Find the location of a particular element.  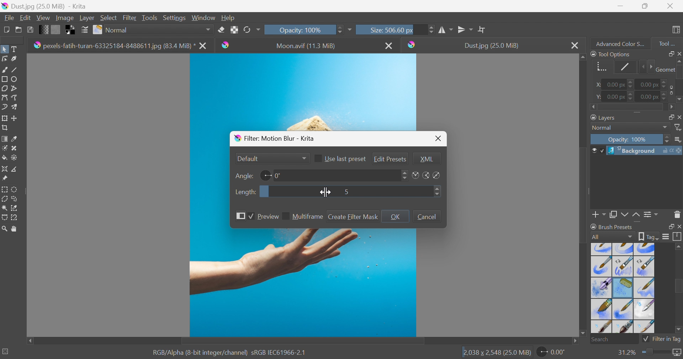

pexels-fatih-turan-6332518 is located at coordinates (114, 46).